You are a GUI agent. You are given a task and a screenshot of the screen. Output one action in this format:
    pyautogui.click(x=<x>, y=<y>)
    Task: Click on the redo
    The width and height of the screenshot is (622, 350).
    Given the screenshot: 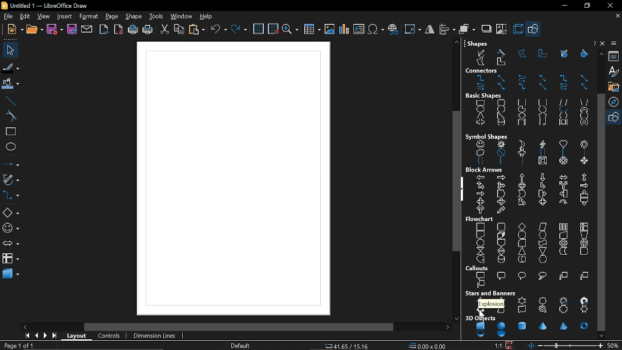 What is the action you would take?
    pyautogui.click(x=239, y=30)
    